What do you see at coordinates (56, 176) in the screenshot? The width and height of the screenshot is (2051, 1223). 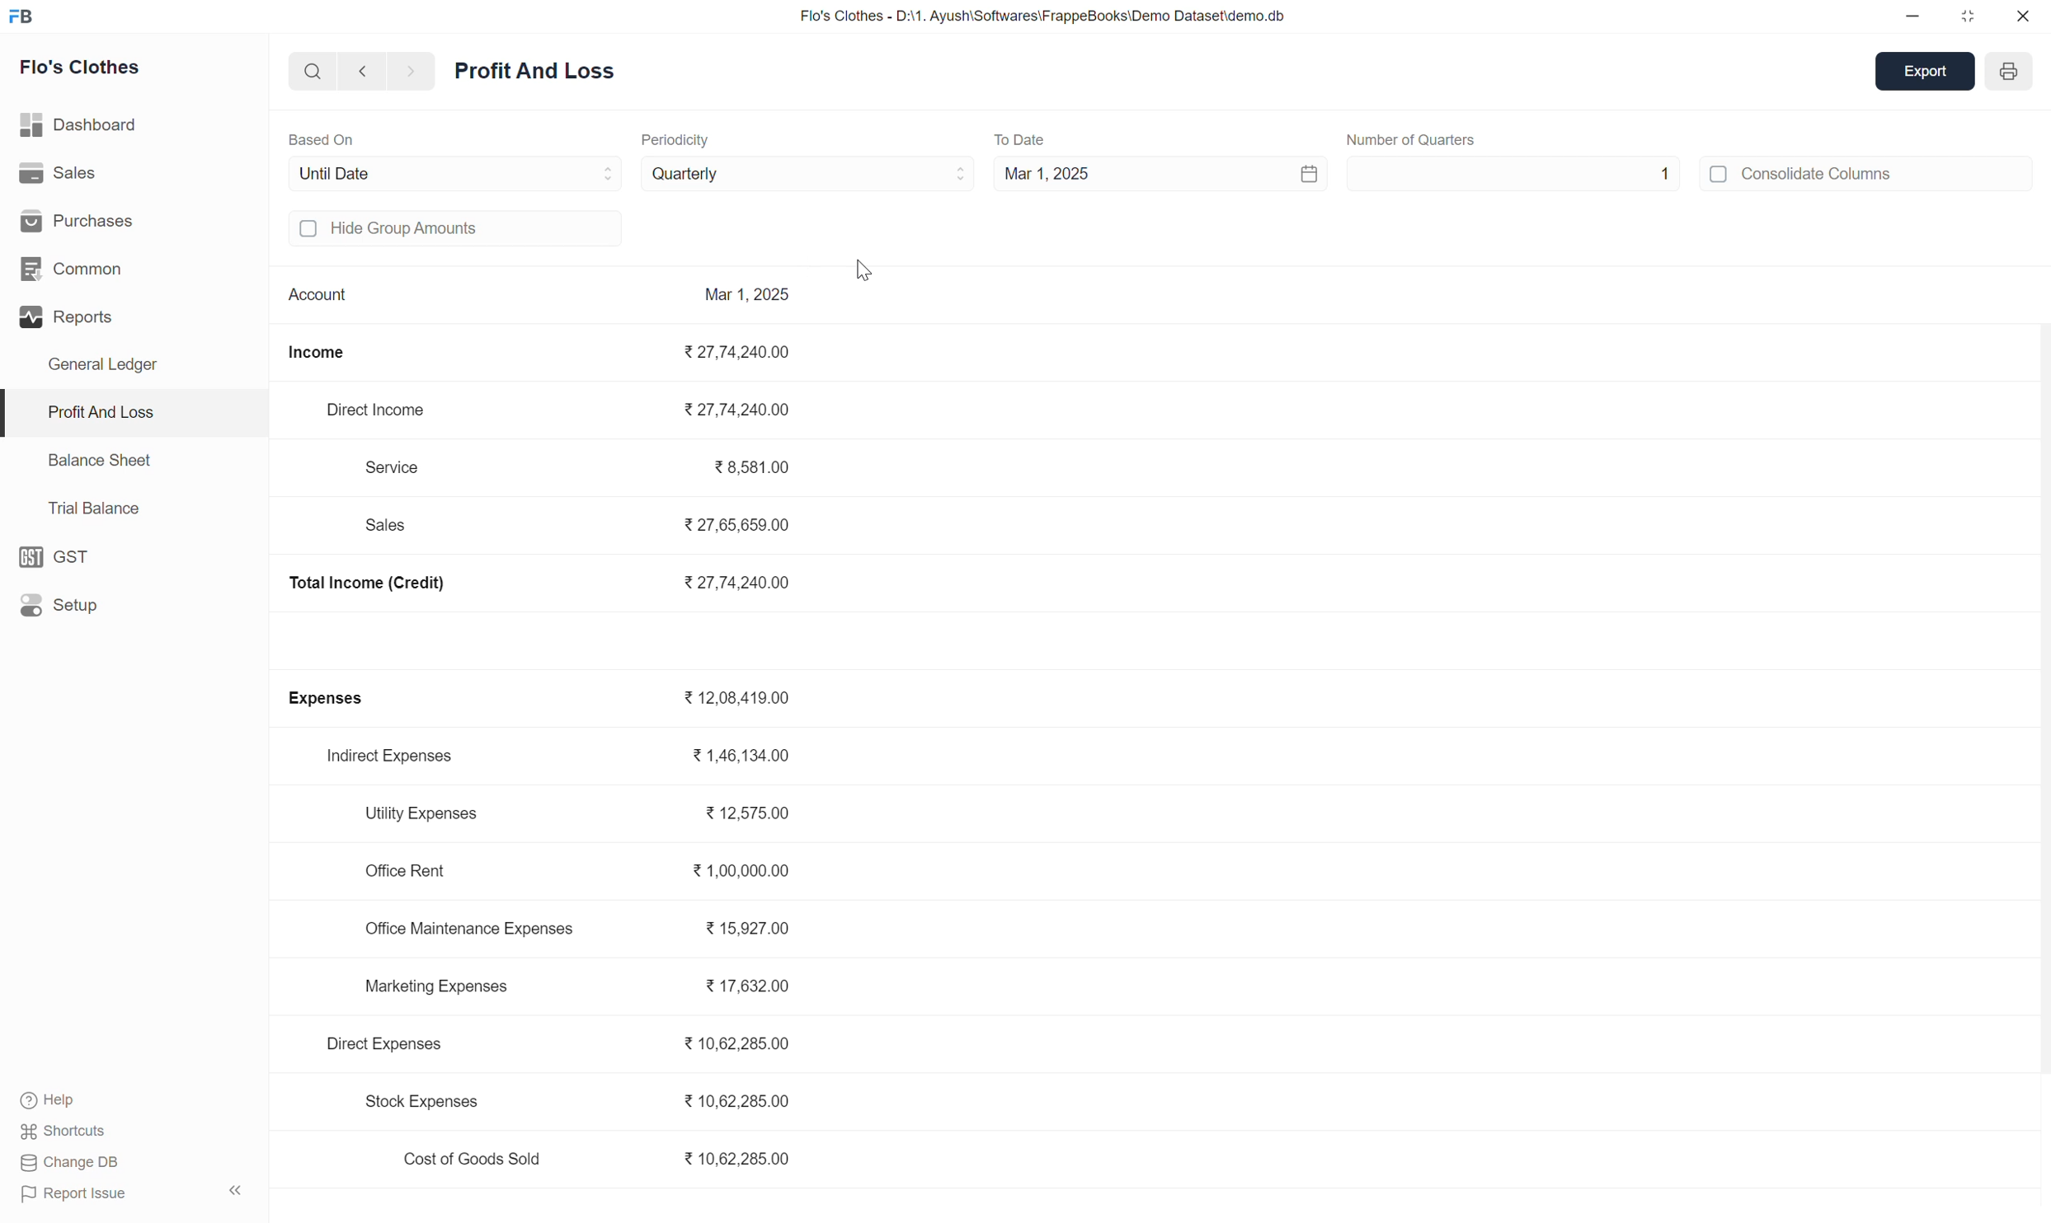 I see `Sales` at bounding box center [56, 176].